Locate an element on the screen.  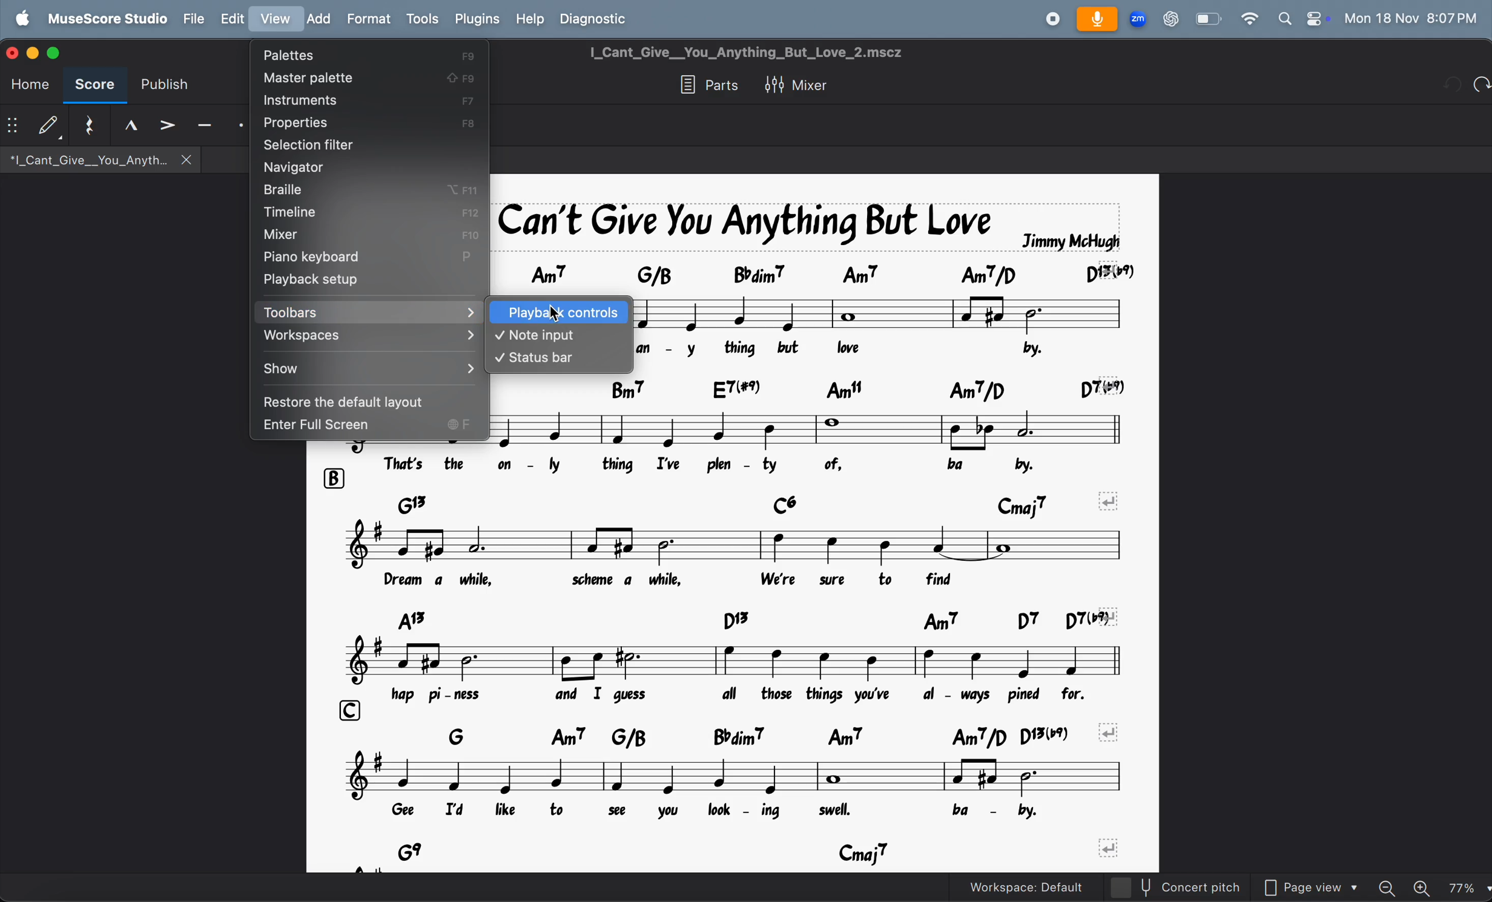
lyrics is located at coordinates (726, 580).